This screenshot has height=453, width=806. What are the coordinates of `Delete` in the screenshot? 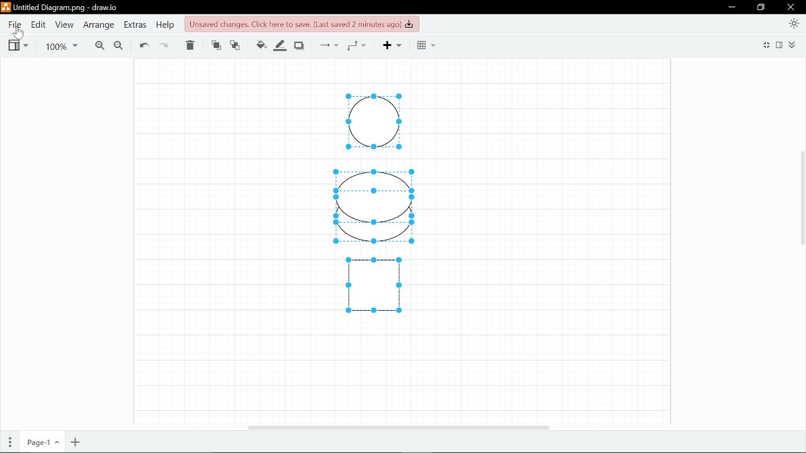 It's located at (189, 46).